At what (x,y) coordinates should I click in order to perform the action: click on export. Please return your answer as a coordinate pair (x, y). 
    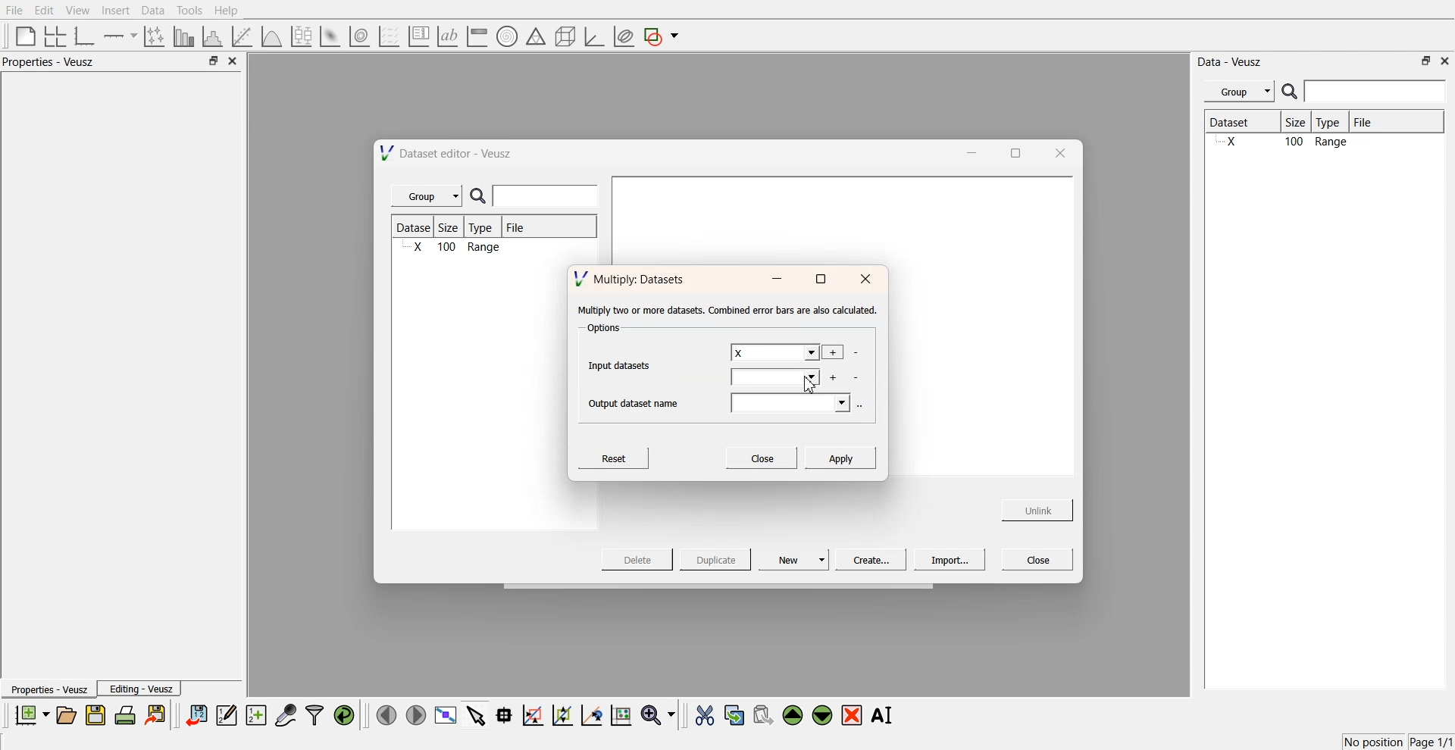
    Looking at the image, I should click on (157, 714).